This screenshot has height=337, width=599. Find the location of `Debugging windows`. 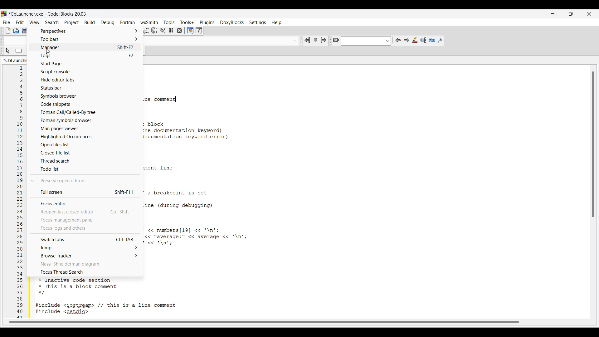

Debugging windows is located at coordinates (190, 31).